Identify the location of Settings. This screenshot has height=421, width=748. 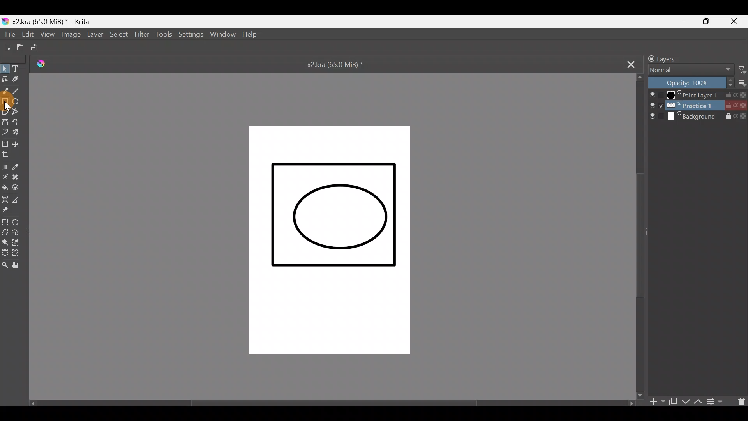
(191, 35).